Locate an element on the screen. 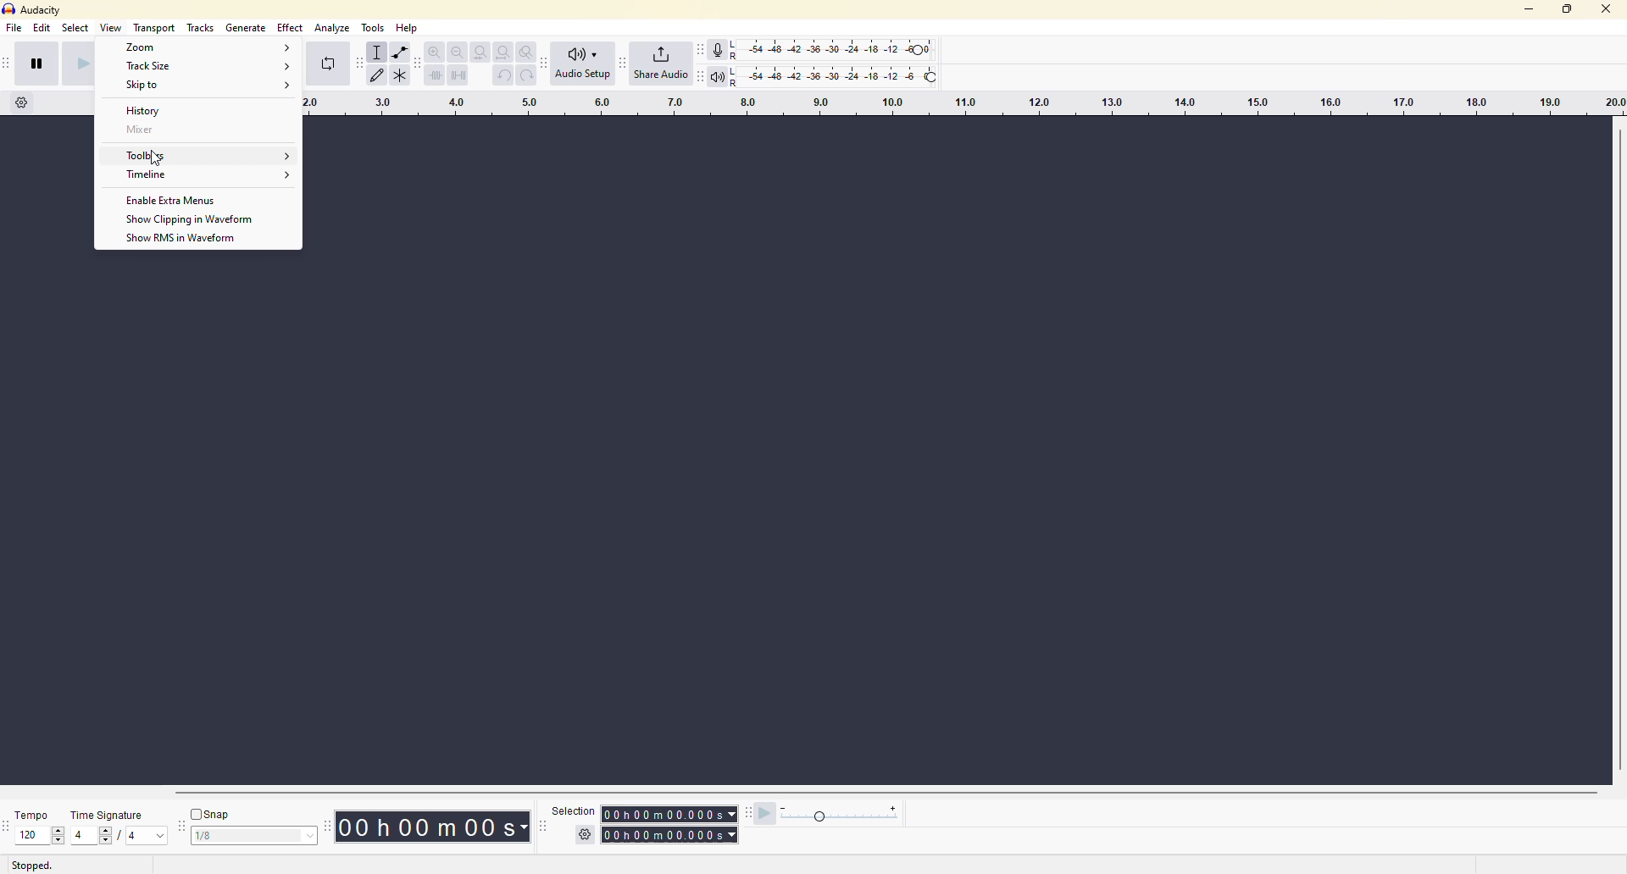 The width and height of the screenshot is (1627, 874). selection tool is located at coordinates (378, 53).